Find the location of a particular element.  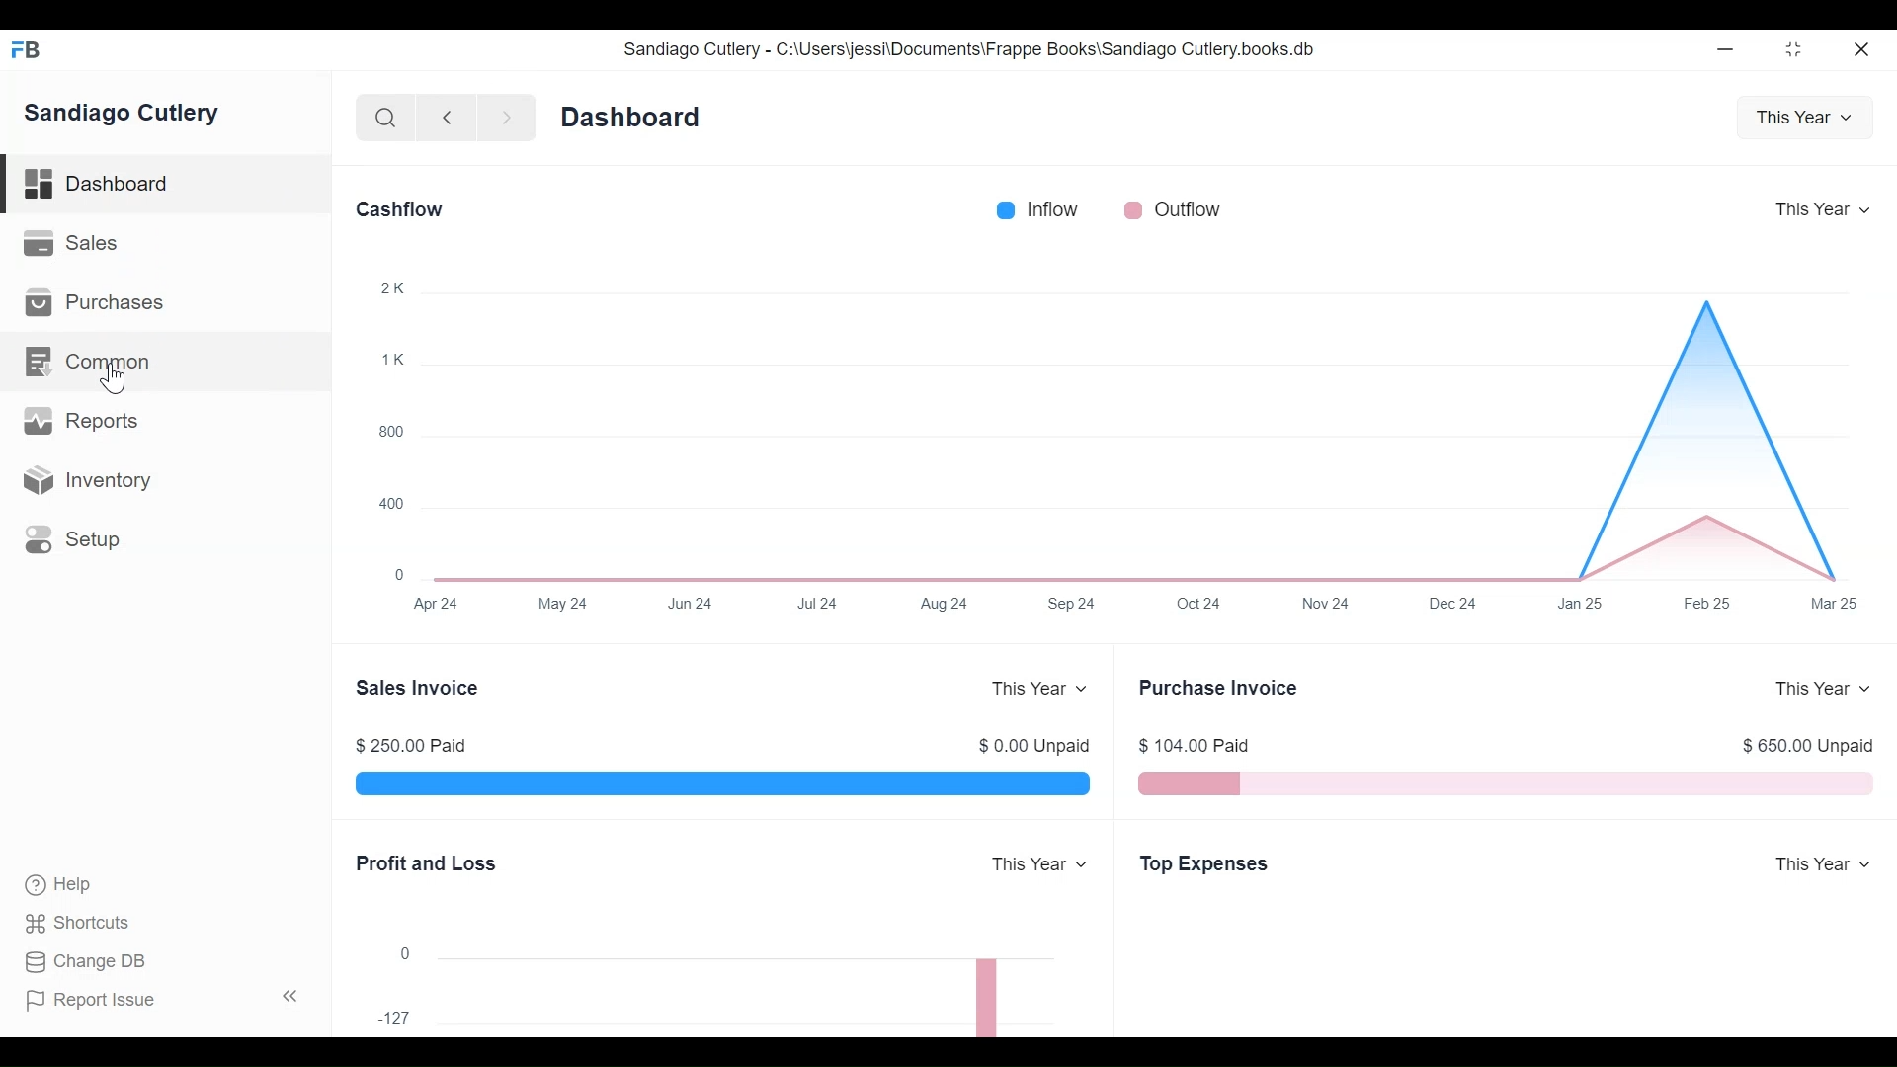

Sandiago Cutlery is located at coordinates (132, 115).